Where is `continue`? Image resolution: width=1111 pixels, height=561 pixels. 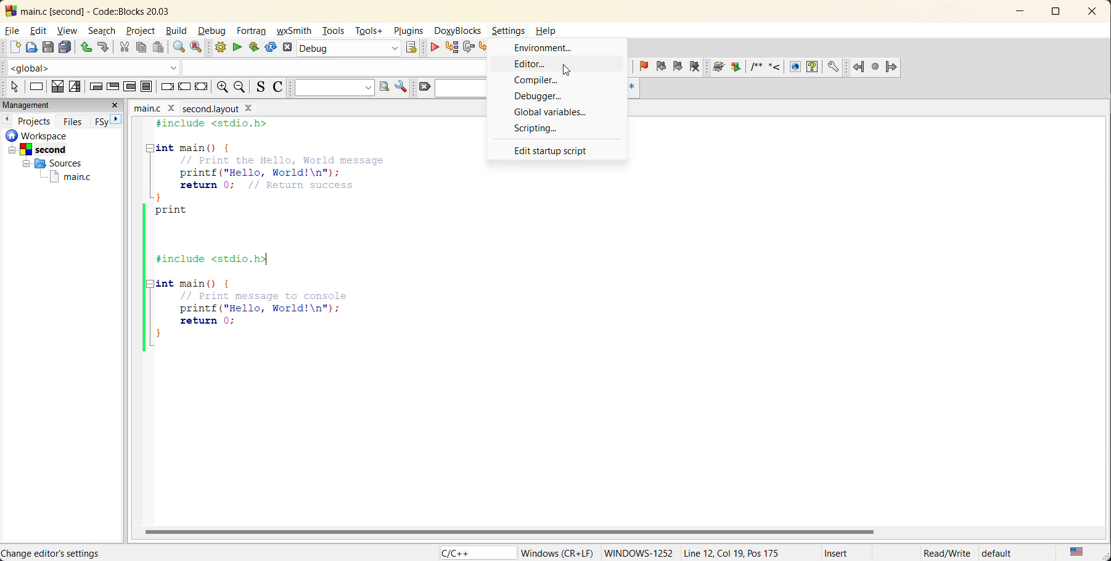 continue is located at coordinates (432, 47).